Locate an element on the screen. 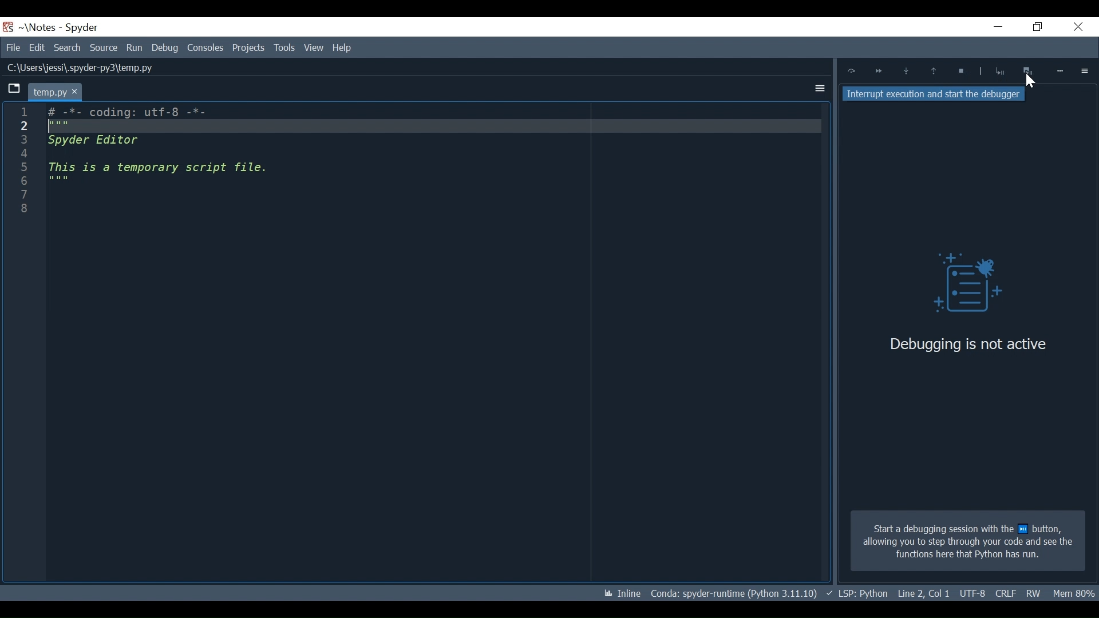  Spyder  is located at coordinates (82, 28).